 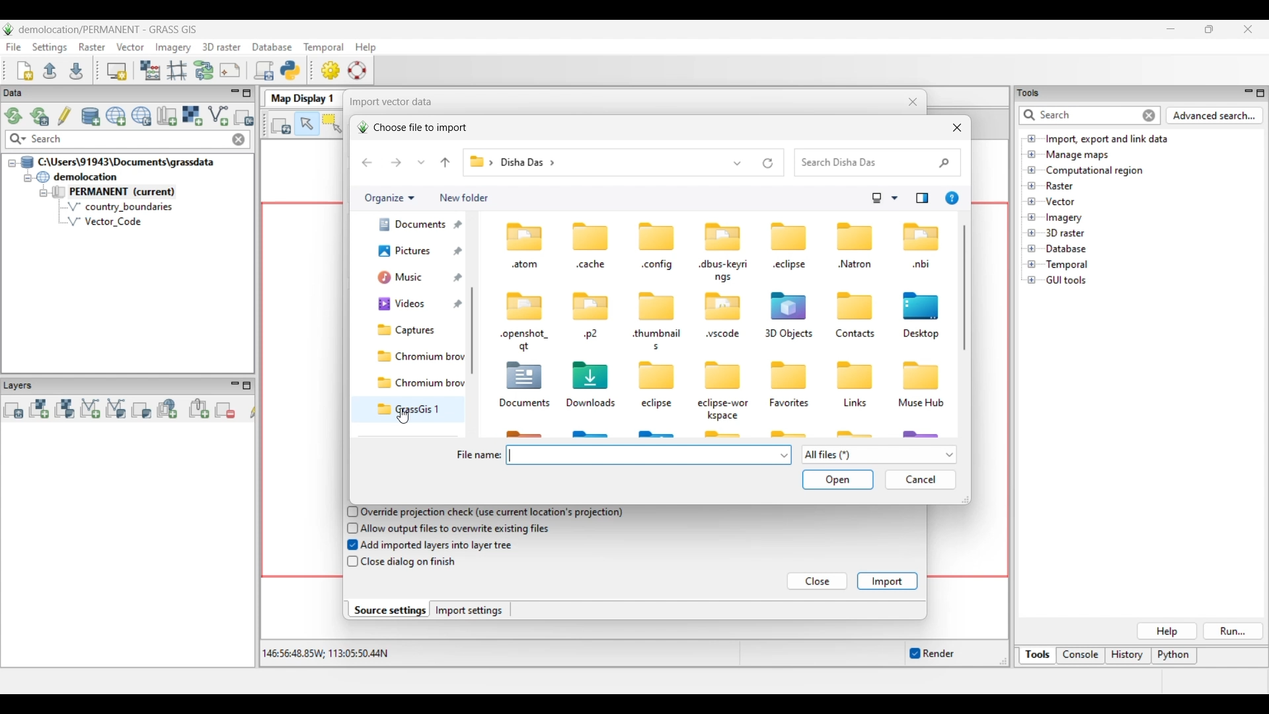 I want to click on Create new map set in current project, so click(x=167, y=116).